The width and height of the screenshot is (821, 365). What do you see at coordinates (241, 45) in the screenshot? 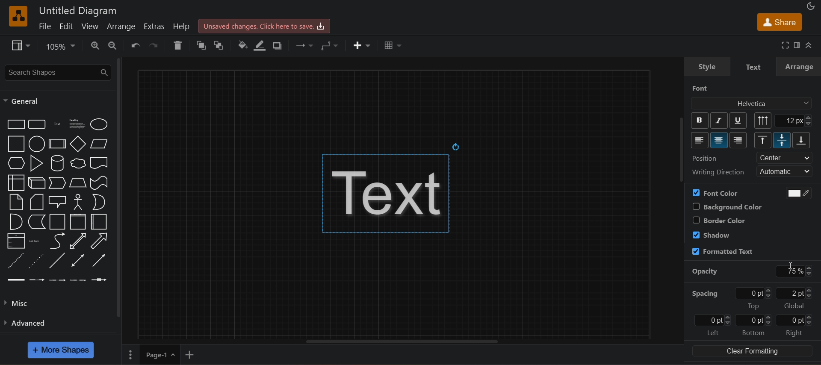
I see `fill color` at bounding box center [241, 45].